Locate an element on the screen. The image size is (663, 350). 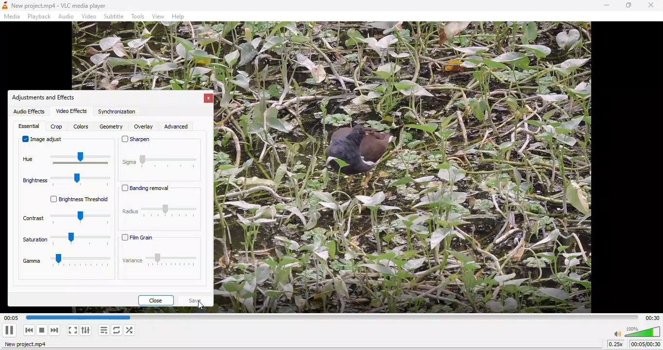
click to toggle between loop all is located at coordinates (116, 332).